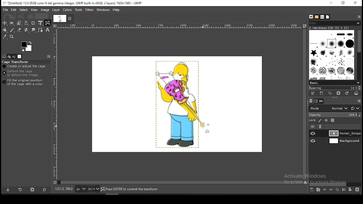  I want to click on opacity, so click(335, 114).